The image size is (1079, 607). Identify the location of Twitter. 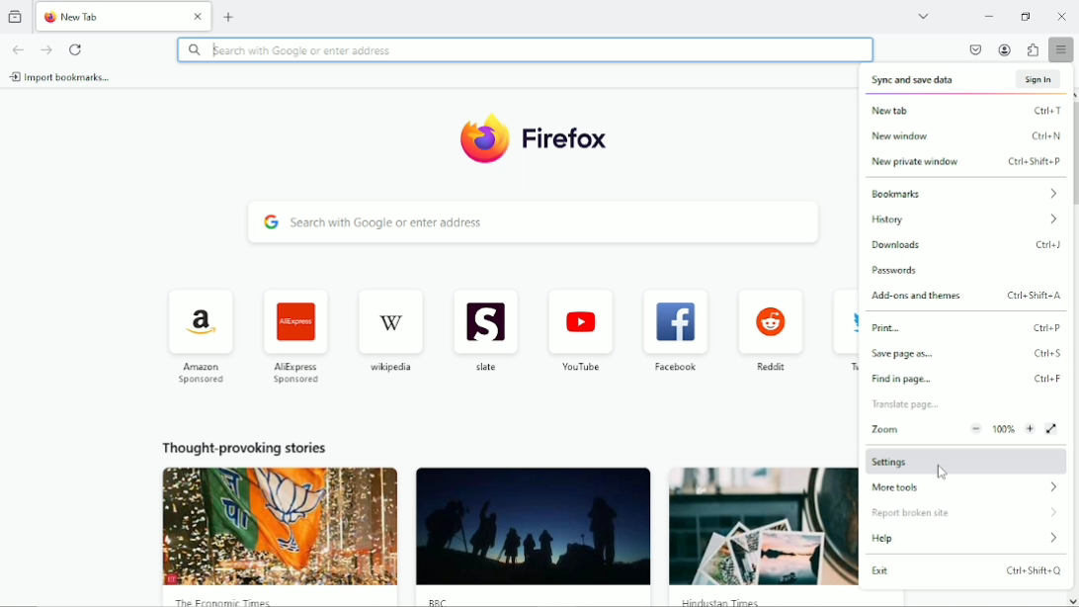
(842, 333).